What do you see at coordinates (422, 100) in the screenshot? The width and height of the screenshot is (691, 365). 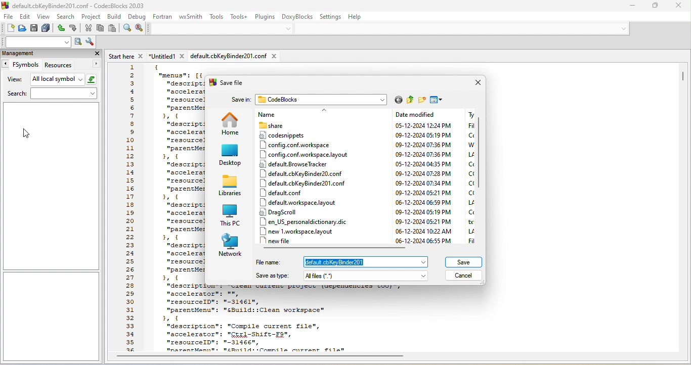 I see `create new folder` at bounding box center [422, 100].